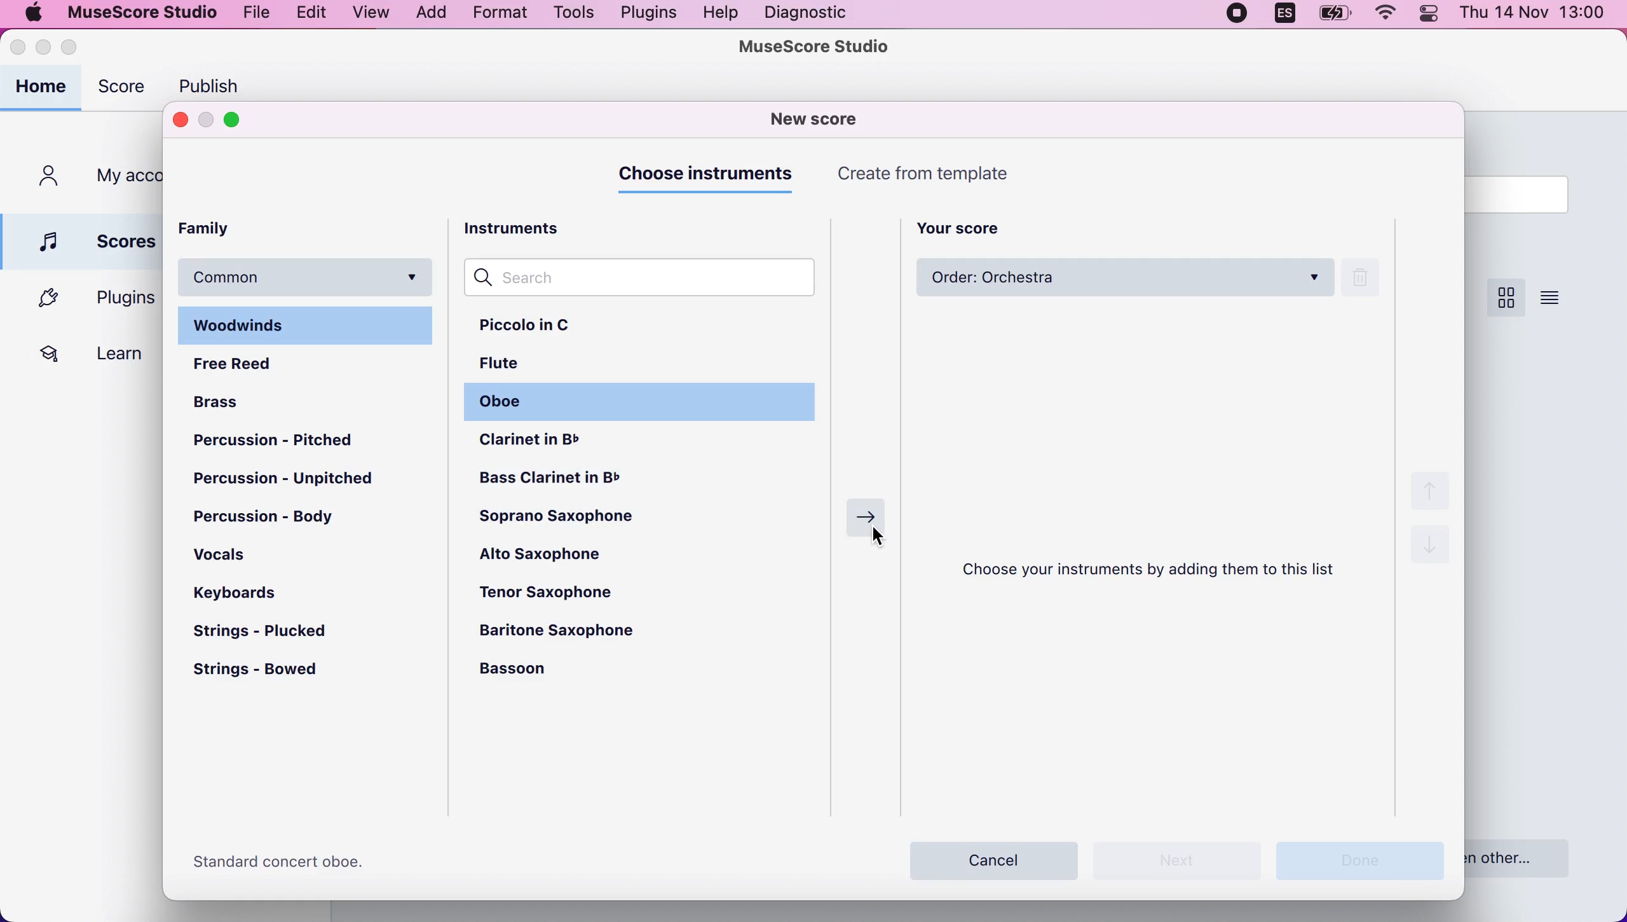 The height and width of the screenshot is (922, 1627). What do you see at coordinates (590, 521) in the screenshot?
I see `soprano saxophone` at bounding box center [590, 521].